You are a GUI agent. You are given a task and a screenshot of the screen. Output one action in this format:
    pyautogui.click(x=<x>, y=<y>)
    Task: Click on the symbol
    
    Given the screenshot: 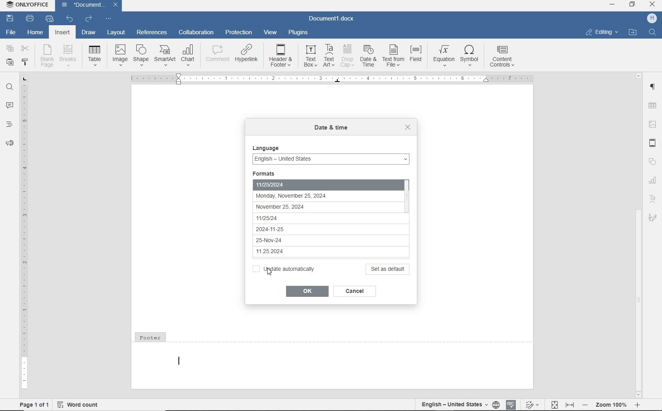 What is the action you would take?
    pyautogui.click(x=472, y=56)
    